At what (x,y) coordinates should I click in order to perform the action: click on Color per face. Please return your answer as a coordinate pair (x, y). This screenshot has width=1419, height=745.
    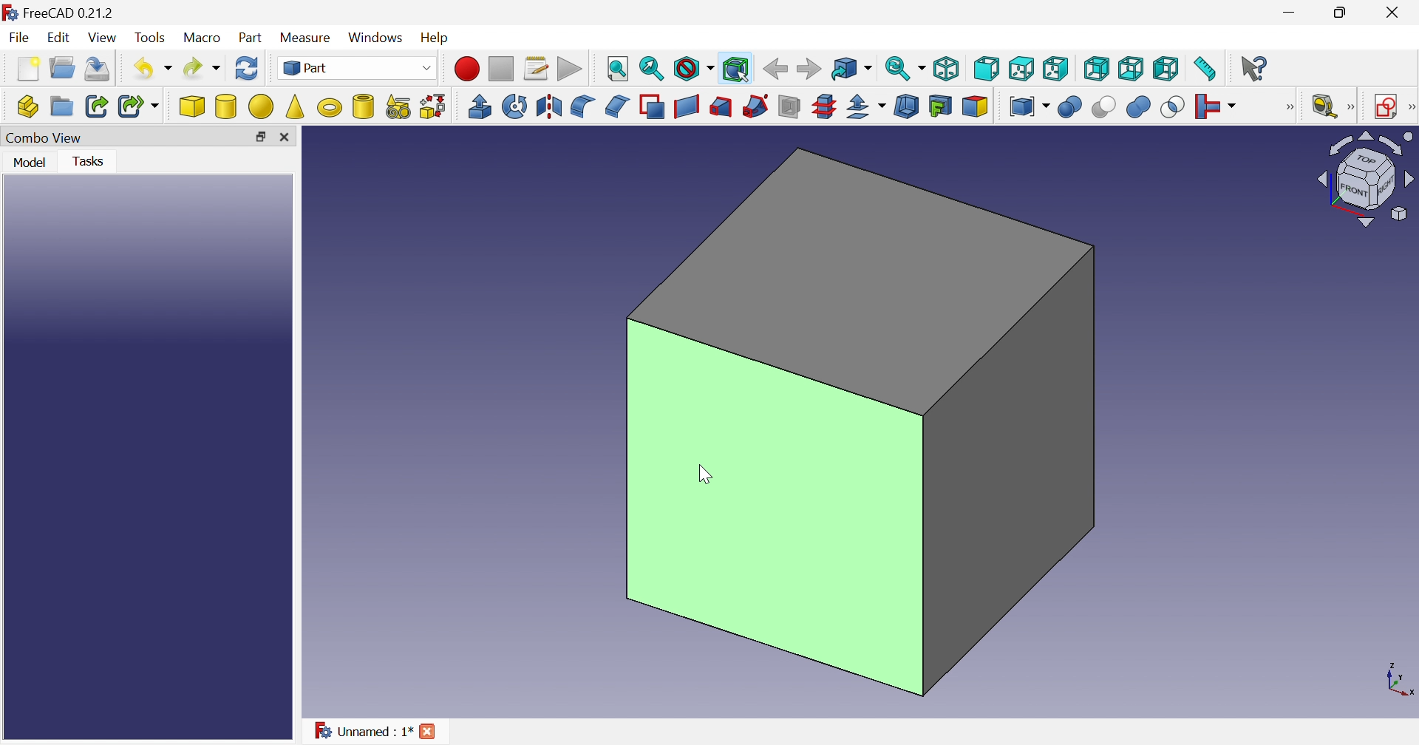
    Looking at the image, I should click on (973, 106).